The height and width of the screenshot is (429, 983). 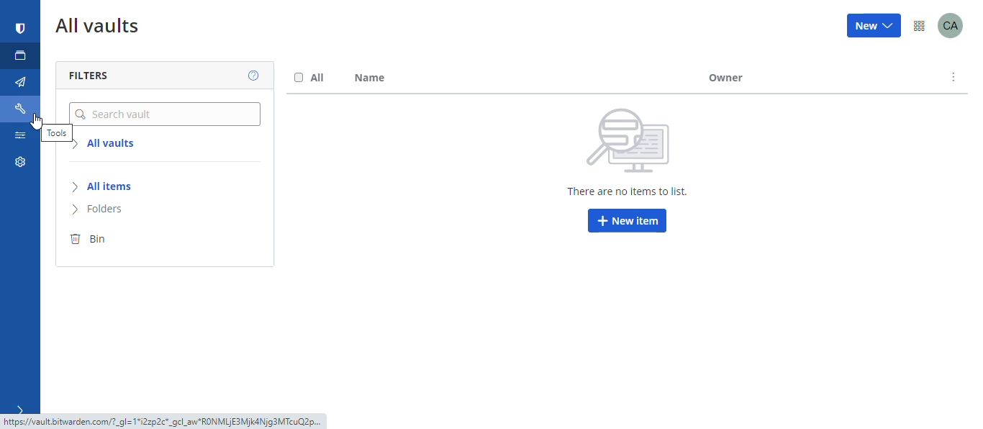 I want to click on search vault , so click(x=165, y=114).